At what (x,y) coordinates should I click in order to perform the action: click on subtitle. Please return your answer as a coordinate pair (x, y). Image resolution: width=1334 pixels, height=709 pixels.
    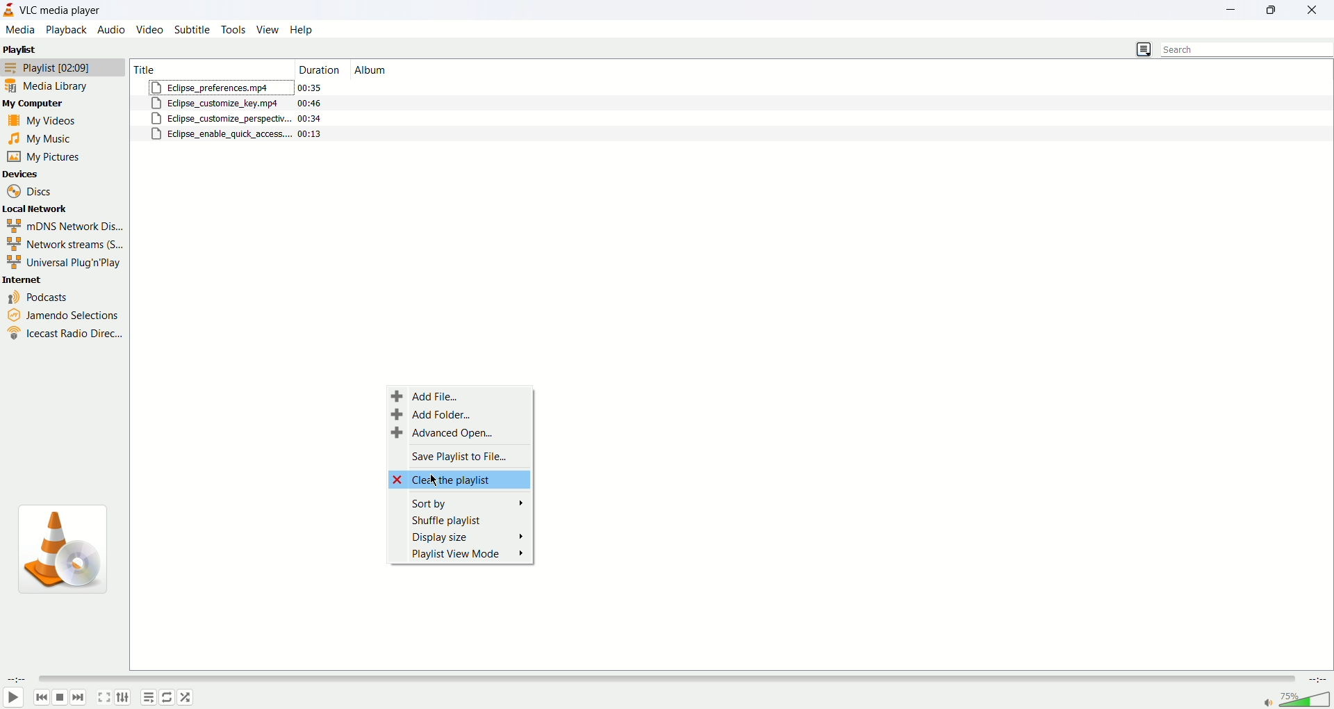
    Looking at the image, I should click on (190, 30).